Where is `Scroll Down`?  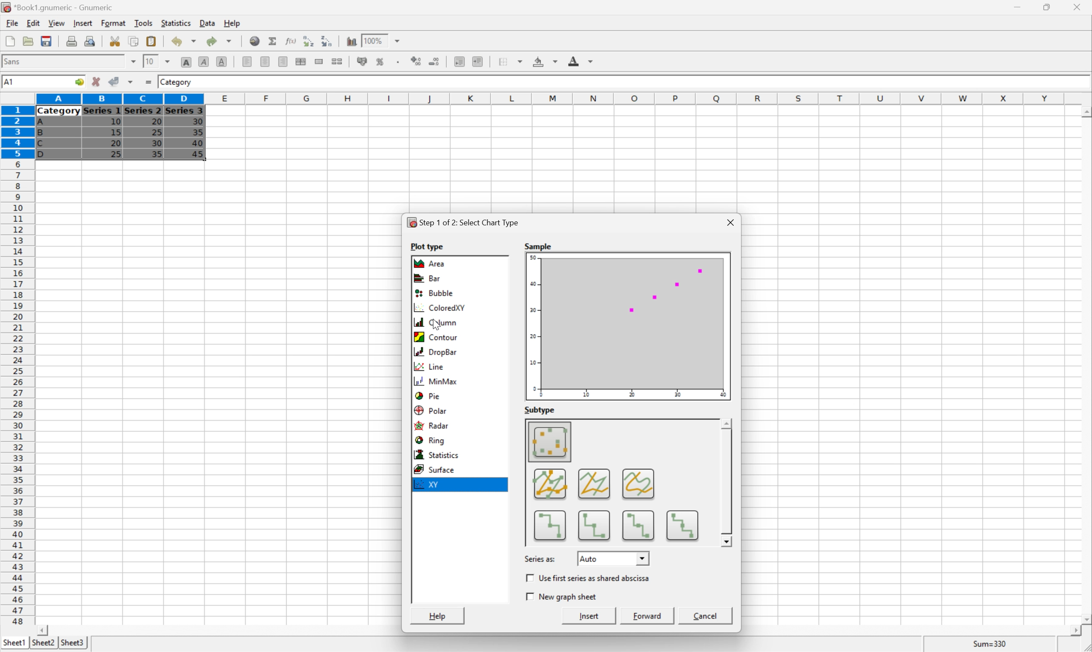 Scroll Down is located at coordinates (727, 542).